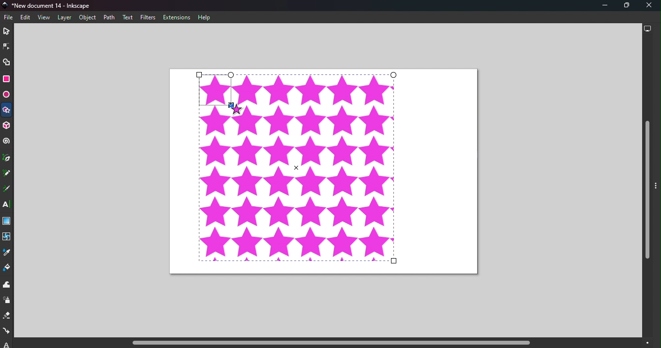 The height and width of the screenshot is (348, 661). Describe the element at coordinates (8, 126) in the screenshot. I see `3D box tool` at that location.